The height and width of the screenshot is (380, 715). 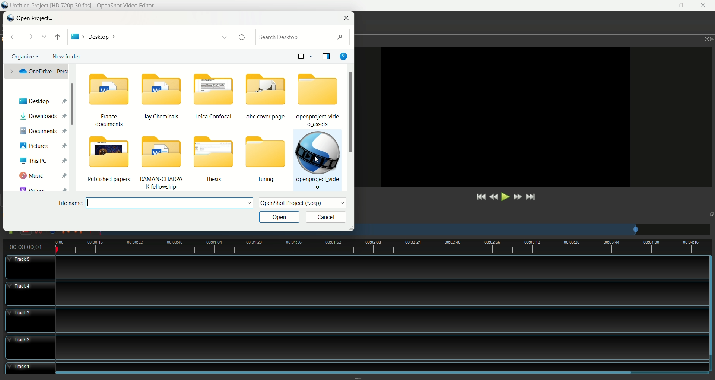 I want to click on openproject vide
0_assets, so click(x=318, y=99).